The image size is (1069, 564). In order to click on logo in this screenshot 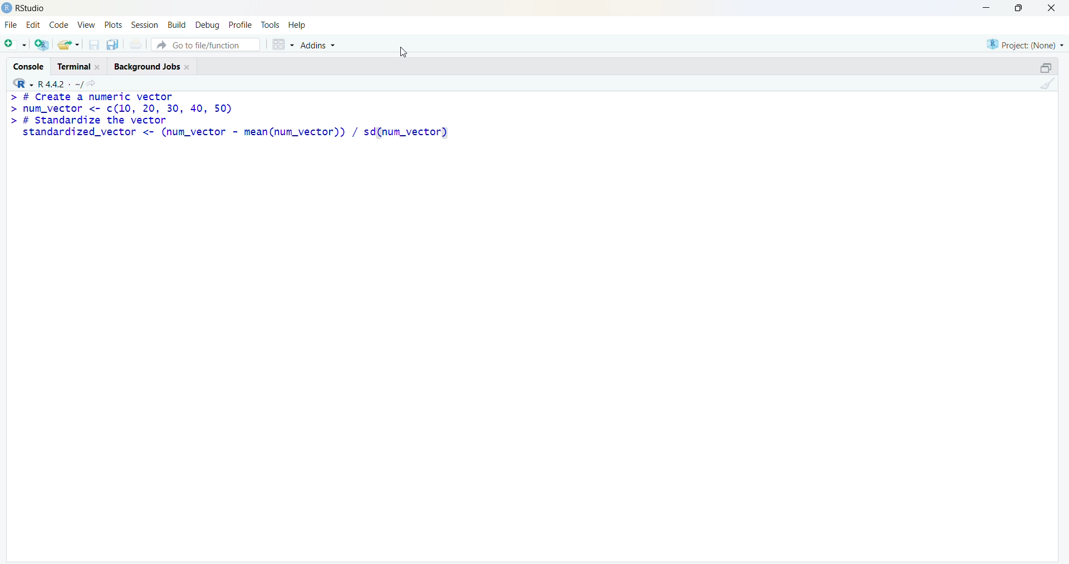, I will do `click(8, 8)`.